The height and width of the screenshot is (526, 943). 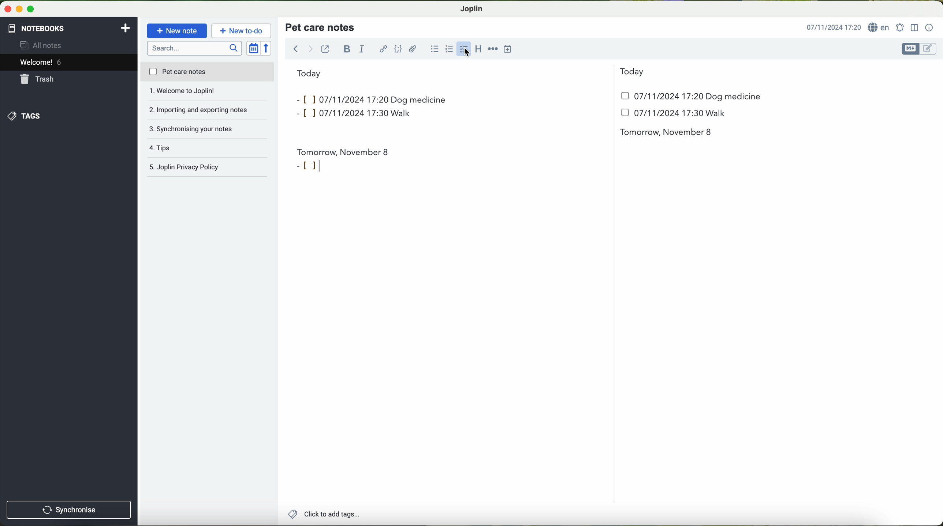 I want to click on notebooks, so click(x=36, y=27).